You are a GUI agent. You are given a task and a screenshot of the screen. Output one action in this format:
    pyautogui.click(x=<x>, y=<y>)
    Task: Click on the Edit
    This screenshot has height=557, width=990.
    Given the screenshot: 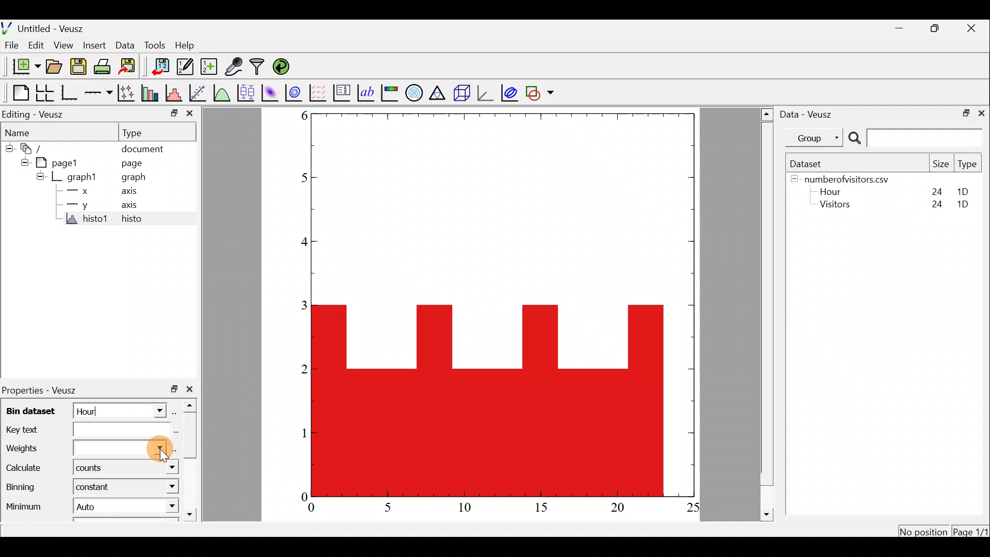 What is the action you would take?
    pyautogui.click(x=37, y=45)
    